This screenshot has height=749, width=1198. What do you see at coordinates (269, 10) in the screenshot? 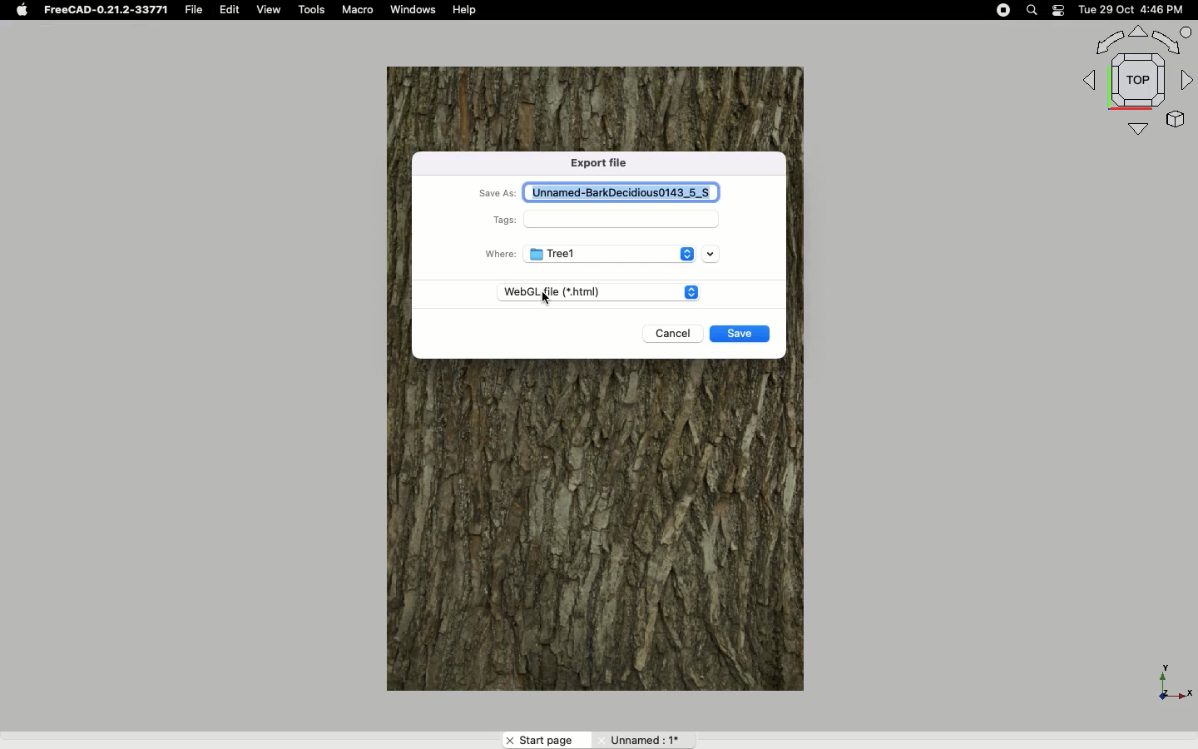
I see `View` at bounding box center [269, 10].